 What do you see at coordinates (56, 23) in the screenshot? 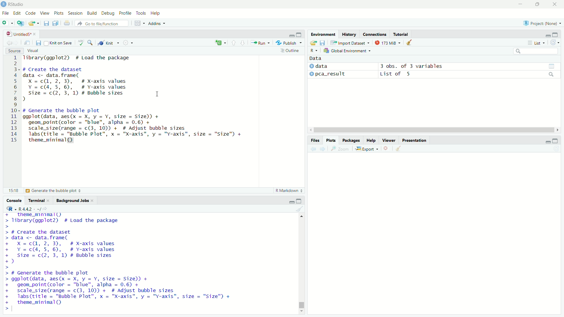
I see `save all documents` at bounding box center [56, 23].